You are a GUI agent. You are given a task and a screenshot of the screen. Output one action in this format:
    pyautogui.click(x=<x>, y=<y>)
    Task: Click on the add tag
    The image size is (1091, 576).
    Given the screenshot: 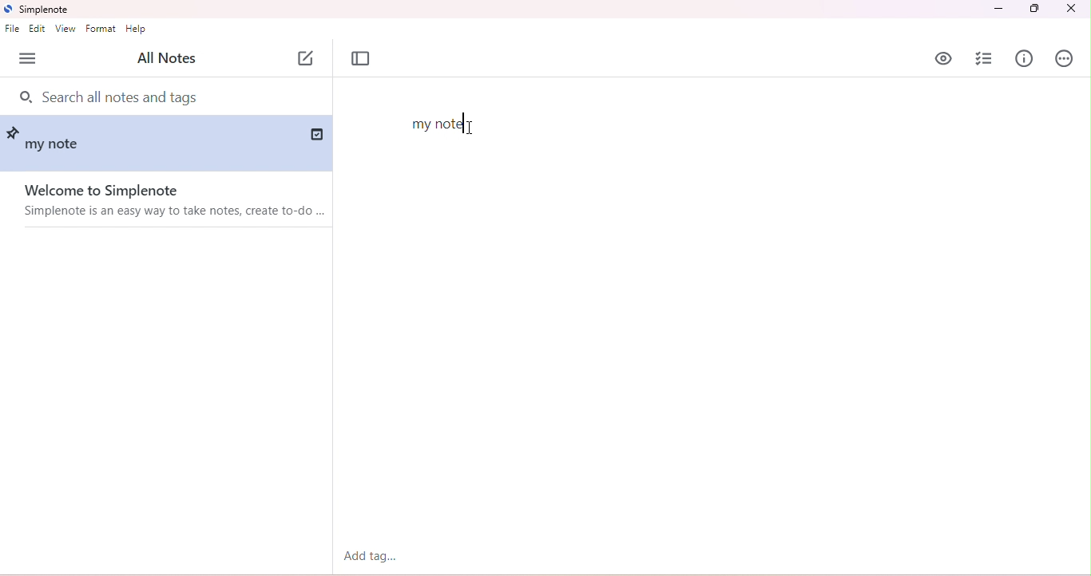 What is the action you would take?
    pyautogui.click(x=370, y=556)
    